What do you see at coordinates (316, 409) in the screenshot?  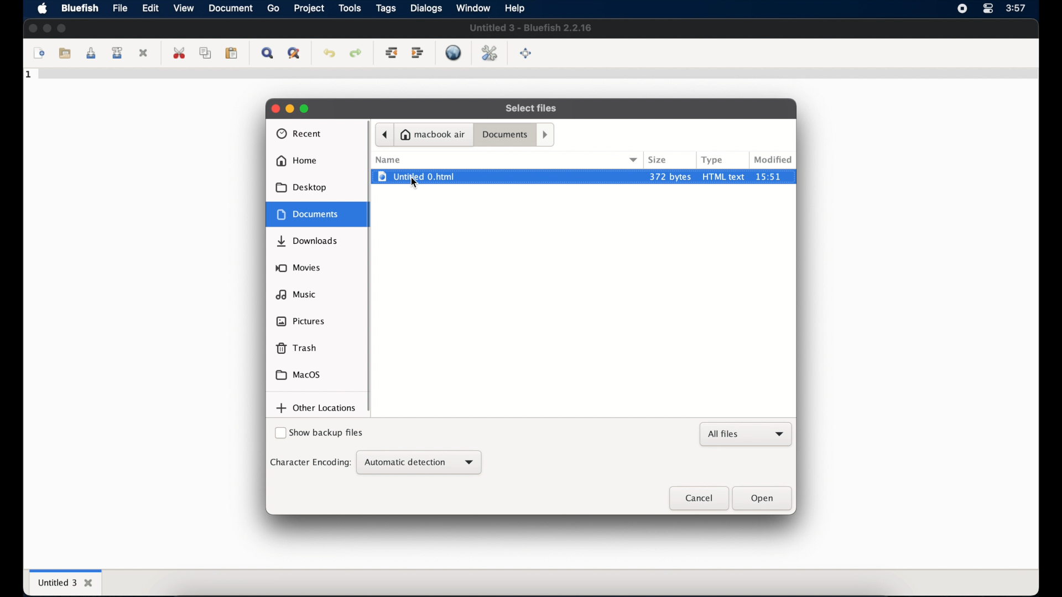 I see `other locations` at bounding box center [316, 409].